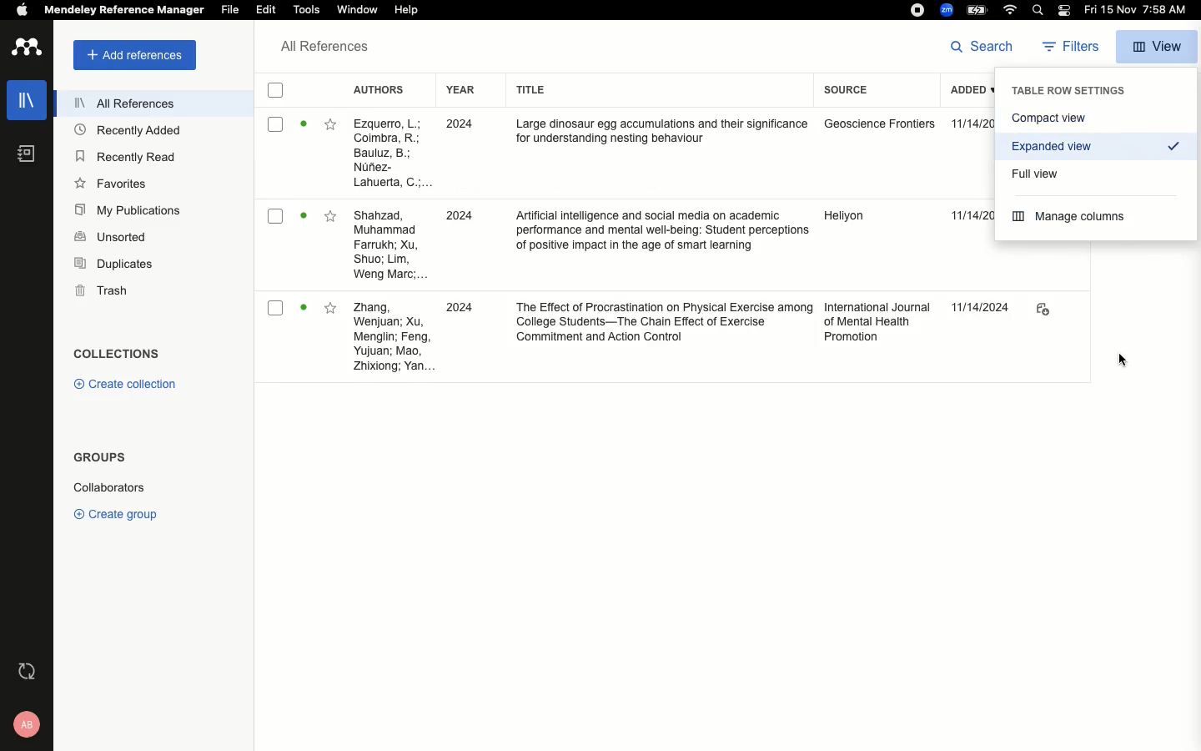 The width and height of the screenshot is (1201, 751). I want to click on Notification, so click(1063, 12).